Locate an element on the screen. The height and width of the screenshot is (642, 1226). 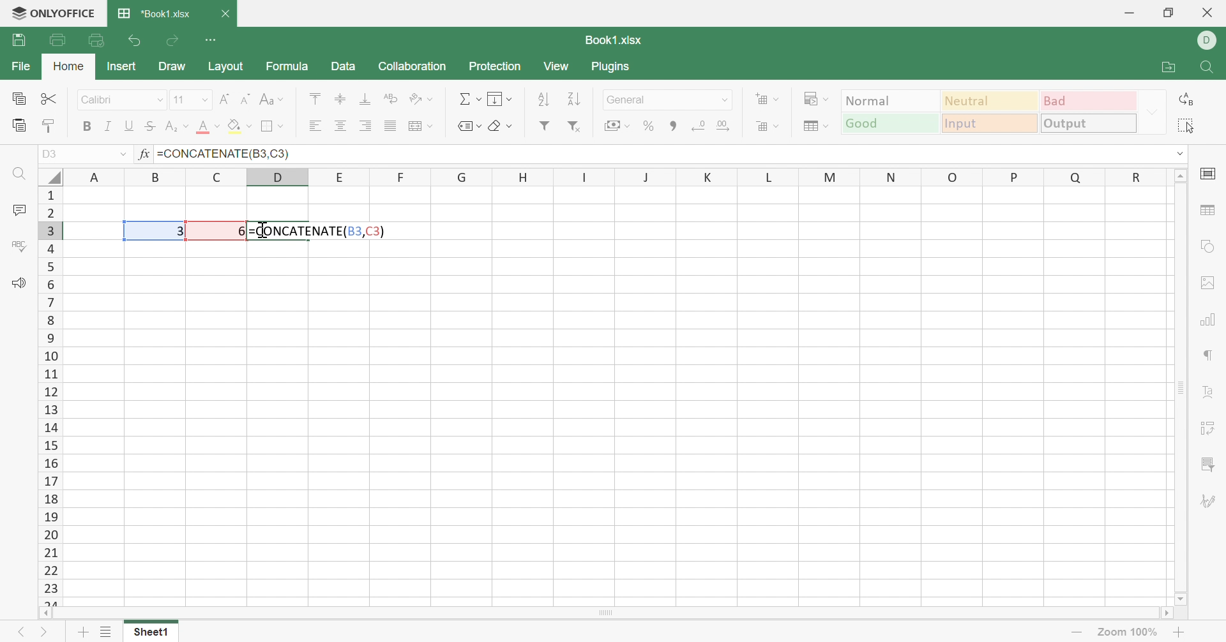
Collaboration is located at coordinates (412, 66).